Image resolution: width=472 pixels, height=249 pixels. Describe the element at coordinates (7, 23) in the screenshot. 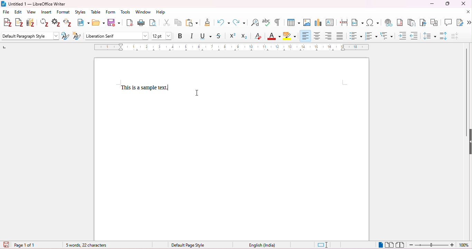

I see `add citations` at that location.